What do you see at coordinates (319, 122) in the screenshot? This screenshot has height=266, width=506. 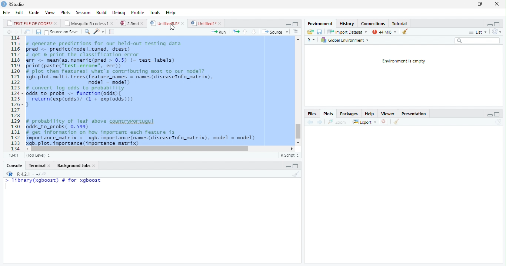 I see `Next` at bounding box center [319, 122].